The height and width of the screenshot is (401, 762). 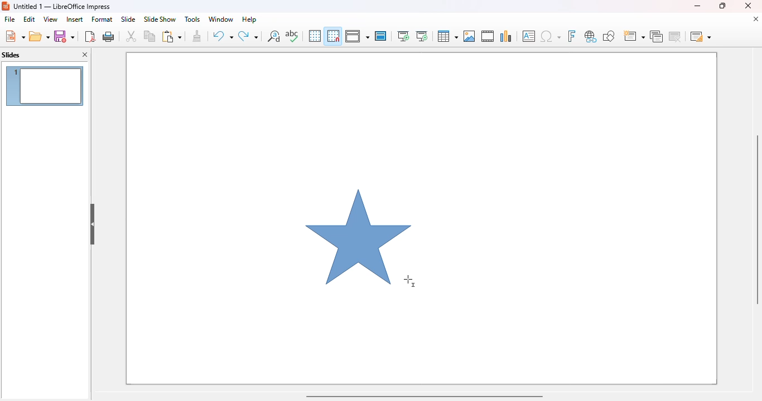 I want to click on format, so click(x=102, y=19).